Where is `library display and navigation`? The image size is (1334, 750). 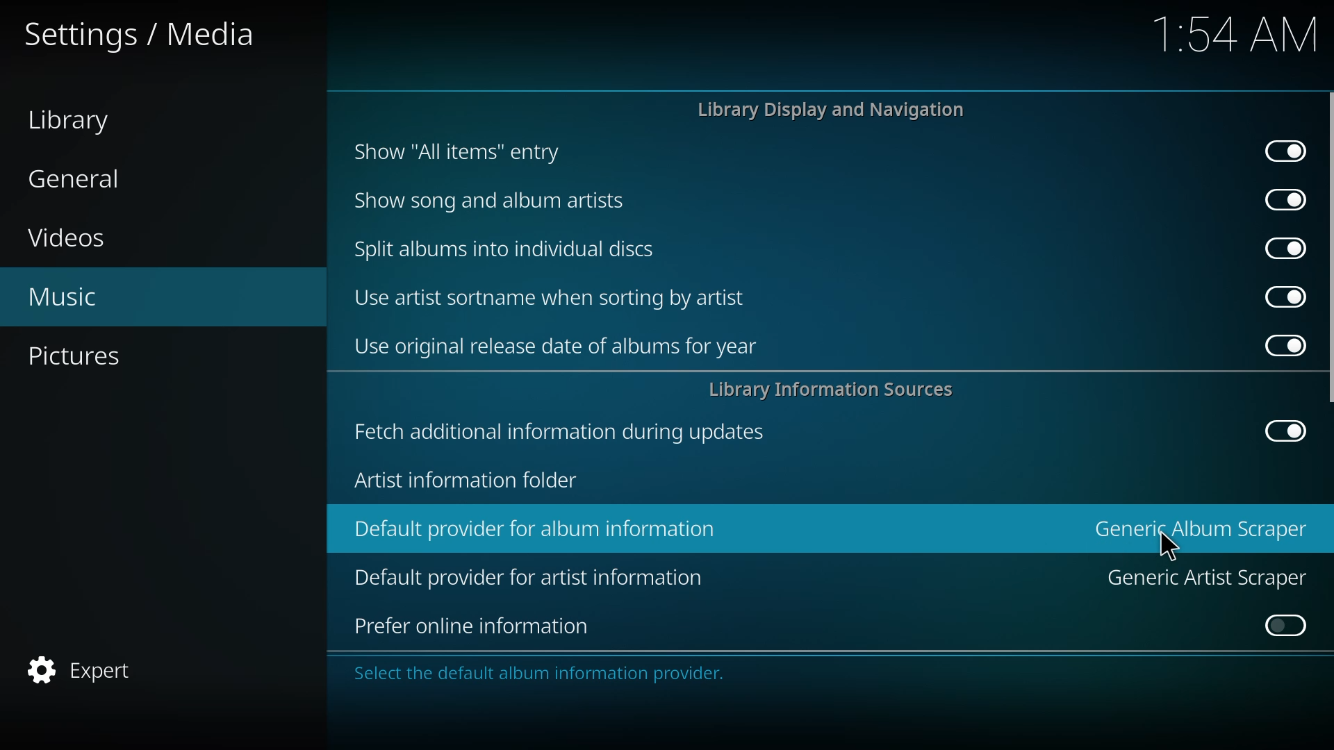
library display and navigation is located at coordinates (831, 107).